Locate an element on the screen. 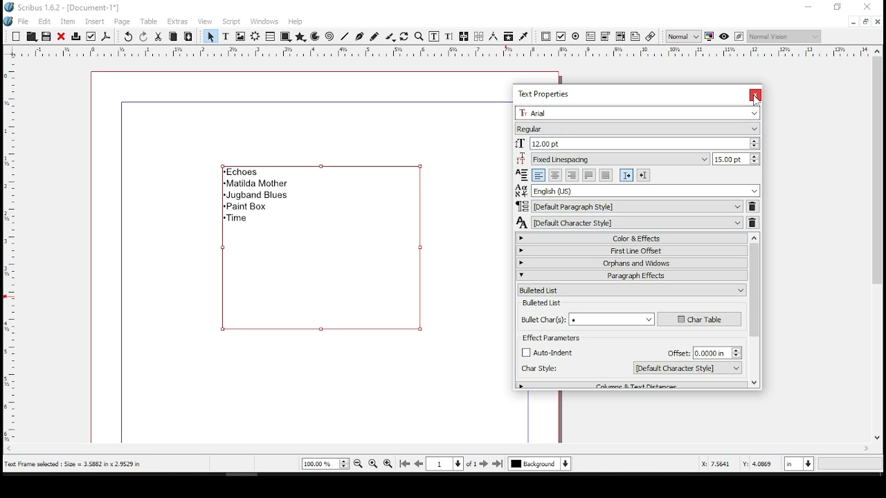 The image size is (886, 498). zoom in or out is located at coordinates (420, 36).